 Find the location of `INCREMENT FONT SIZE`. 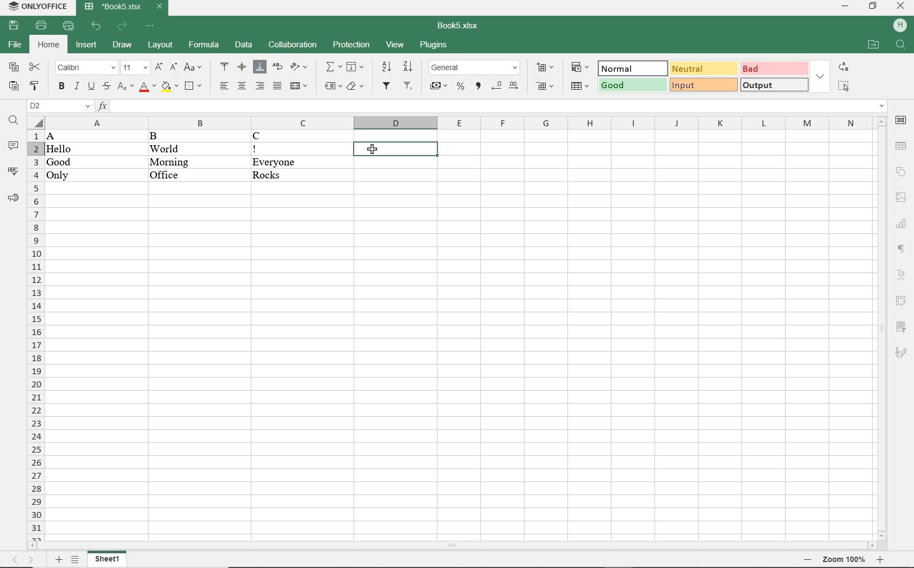

INCREMENT FONT SIZE is located at coordinates (159, 68).